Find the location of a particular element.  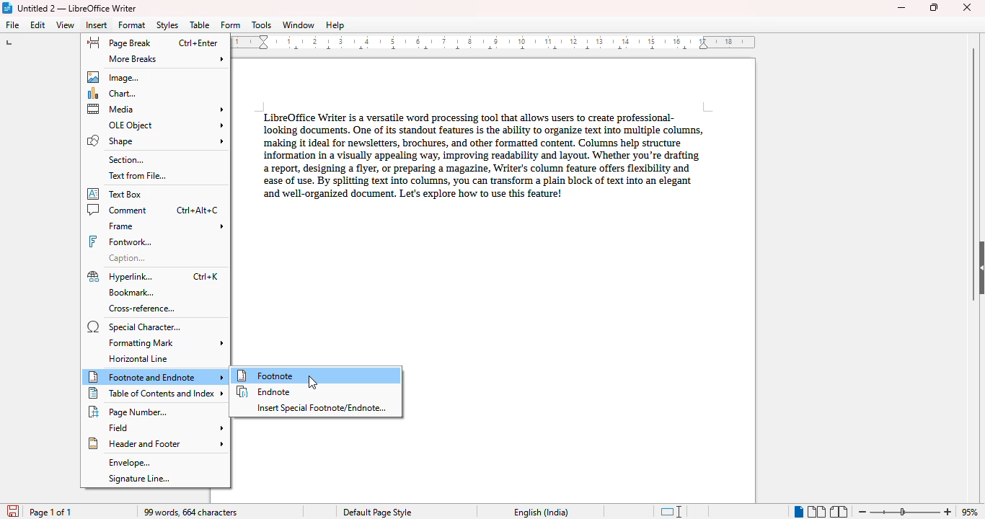

page break is located at coordinates (153, 43).